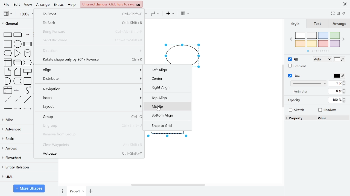 This screenshot has width=350, height=196. I want to click on Connector with label, so click(18, 110).